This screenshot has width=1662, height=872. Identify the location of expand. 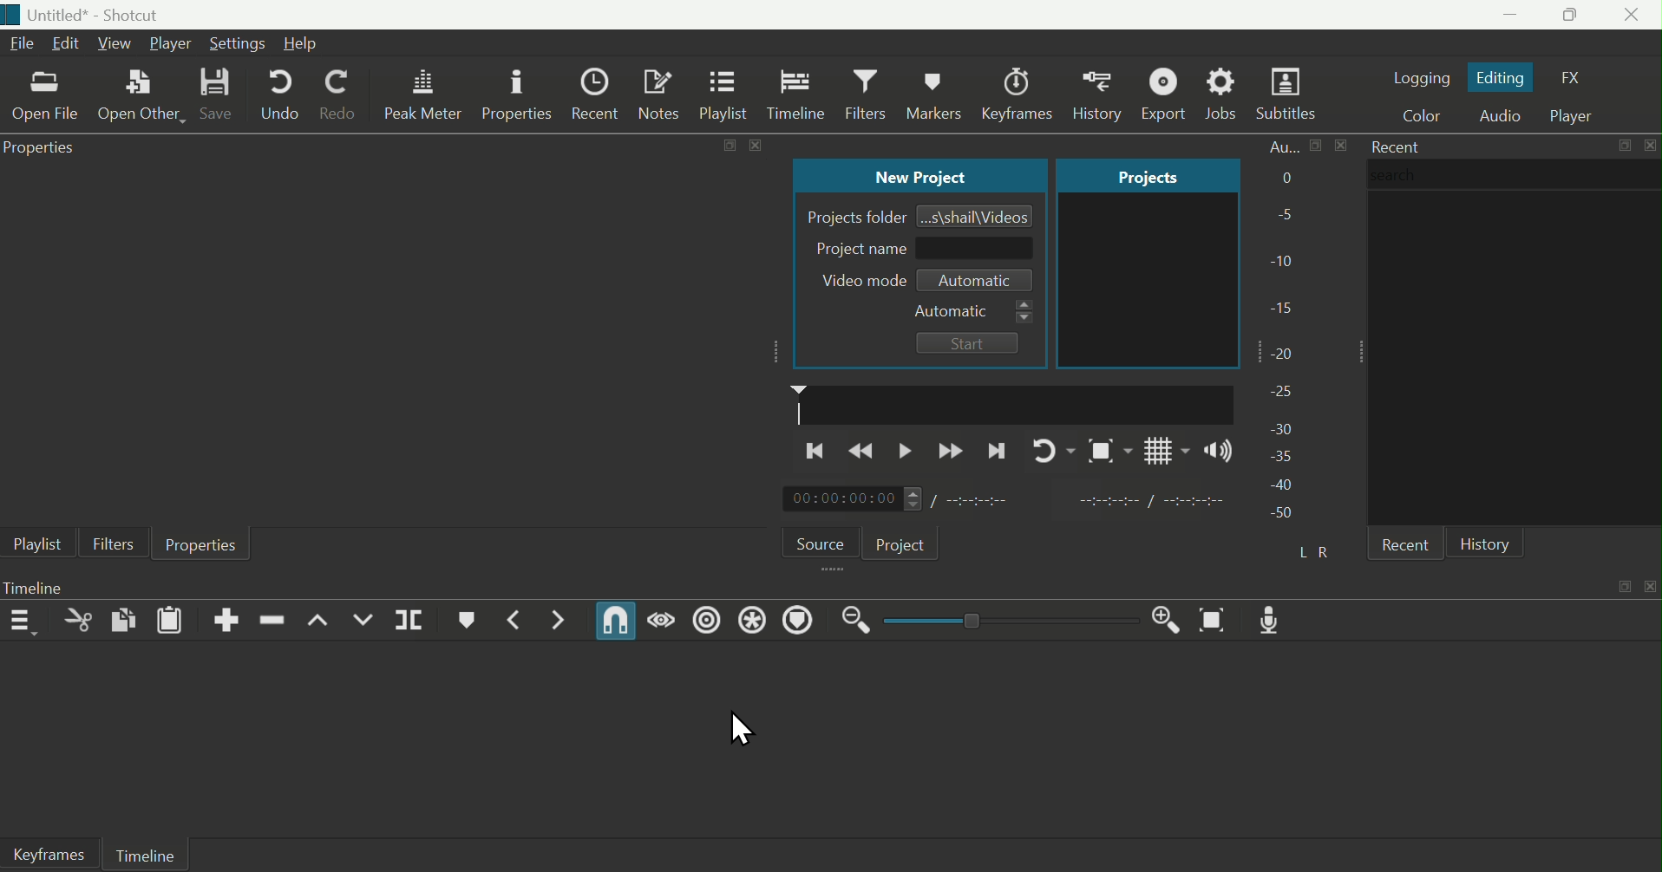
(1624, 146).